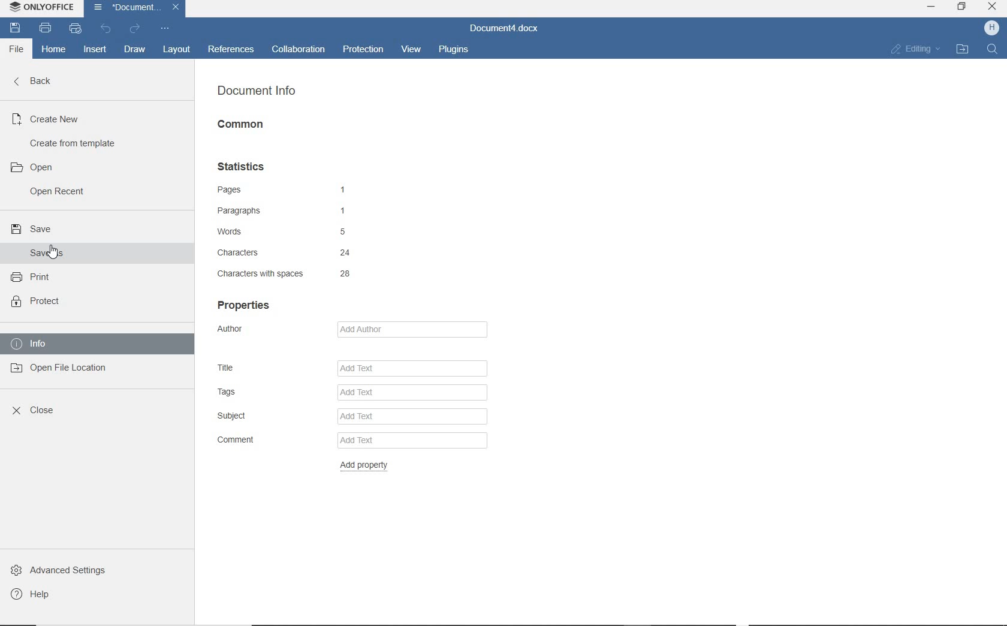 This screenshot has height=626, width=1007. What do you see at coordinates (30, 229) in the screenshot?
I see `save` at bounding box center [30, 229].